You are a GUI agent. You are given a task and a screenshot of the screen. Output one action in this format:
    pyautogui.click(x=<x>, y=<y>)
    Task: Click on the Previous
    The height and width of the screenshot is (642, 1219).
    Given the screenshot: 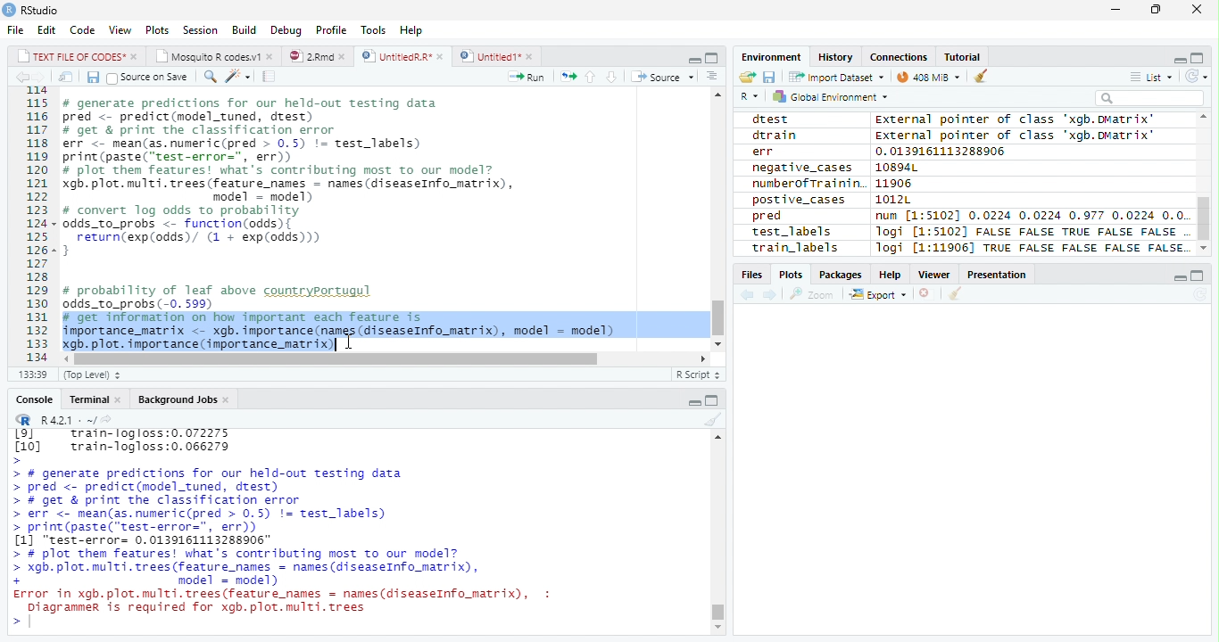 What is the action you would take?
    pyautogui.click(x=21, y=78)
    